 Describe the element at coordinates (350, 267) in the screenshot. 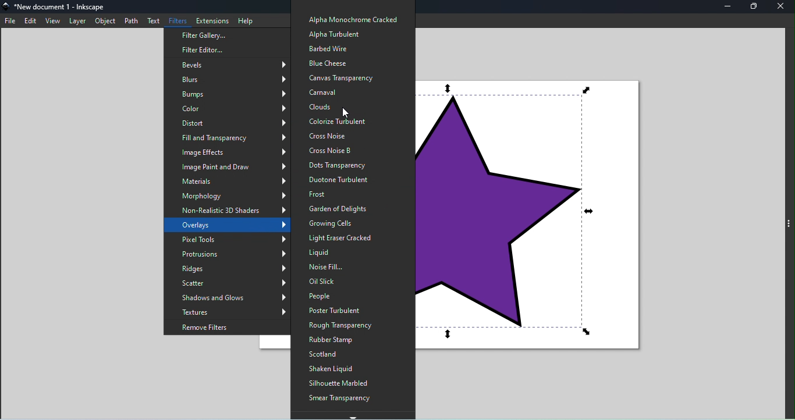

I see `Noise fill` at that location.